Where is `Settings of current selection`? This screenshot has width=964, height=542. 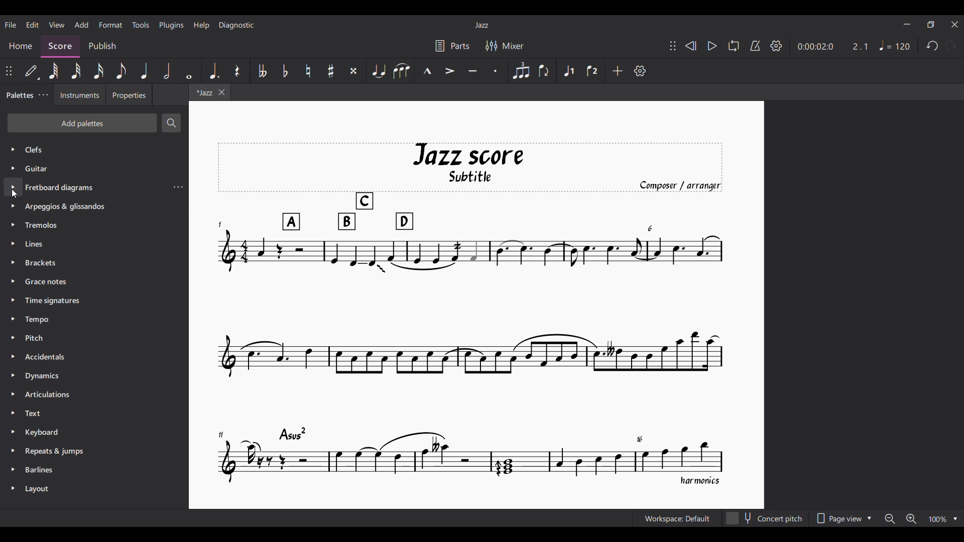
Settings of current selection is located at coordinates (178, 187).